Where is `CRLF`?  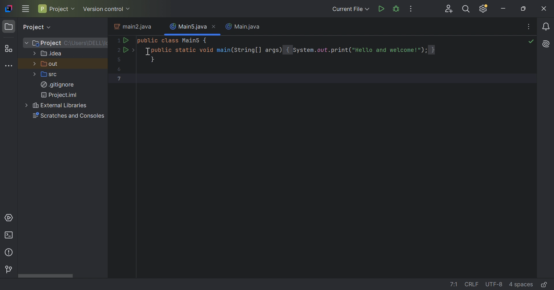 CRLF is located at coordinates (471, 284).